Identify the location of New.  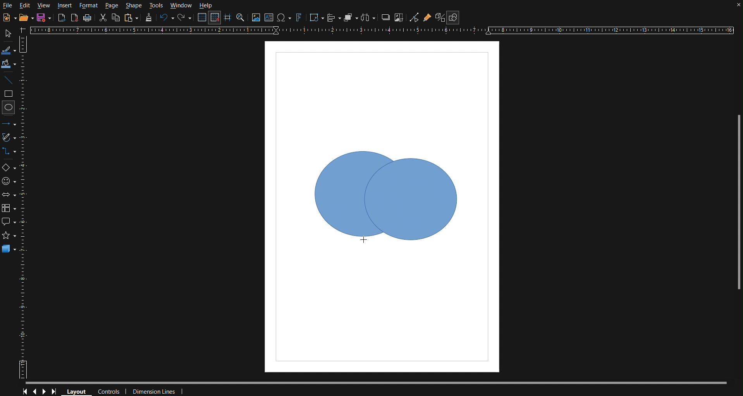
(43, 18).